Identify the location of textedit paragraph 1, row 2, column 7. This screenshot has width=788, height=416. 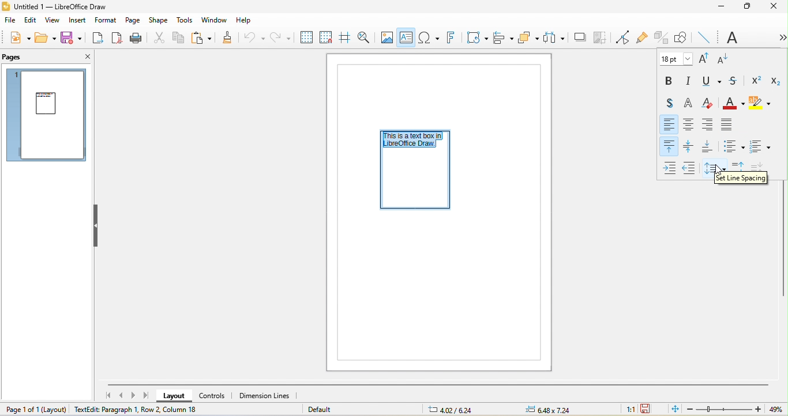
(138, 409).